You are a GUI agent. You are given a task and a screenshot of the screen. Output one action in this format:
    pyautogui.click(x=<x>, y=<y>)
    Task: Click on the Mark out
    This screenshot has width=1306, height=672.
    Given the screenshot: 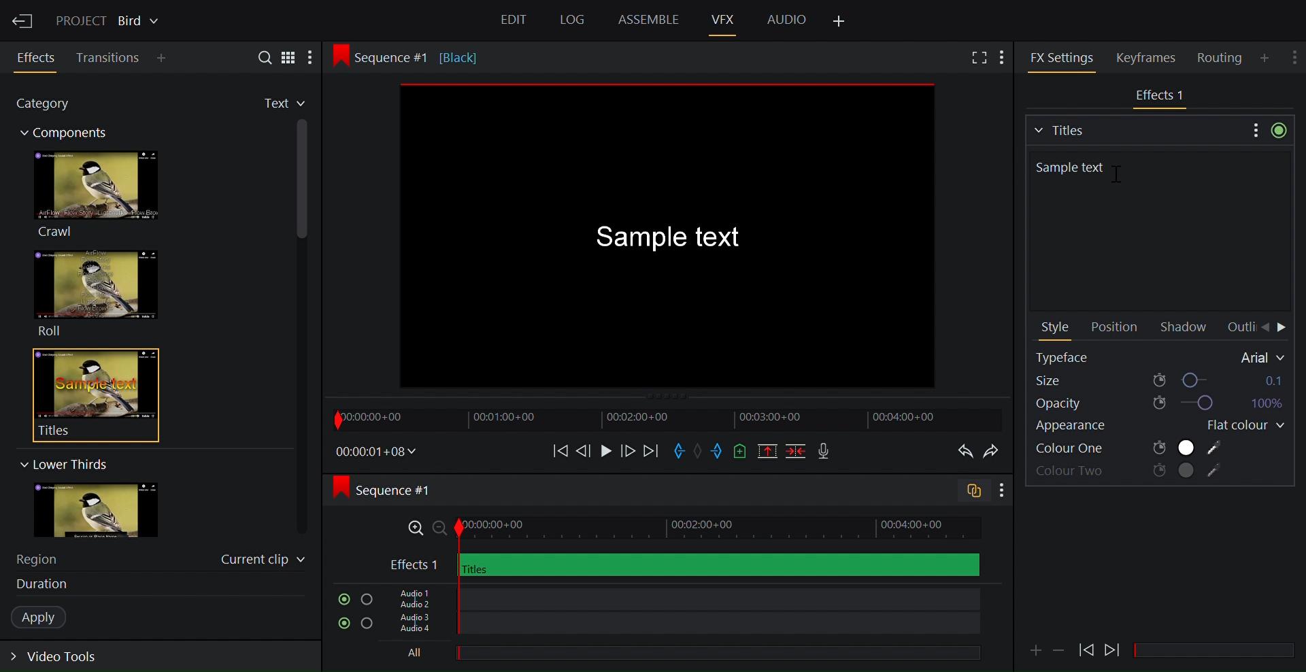 What is the action you would take?
    pyautogui.click(x=718, y=452)
    